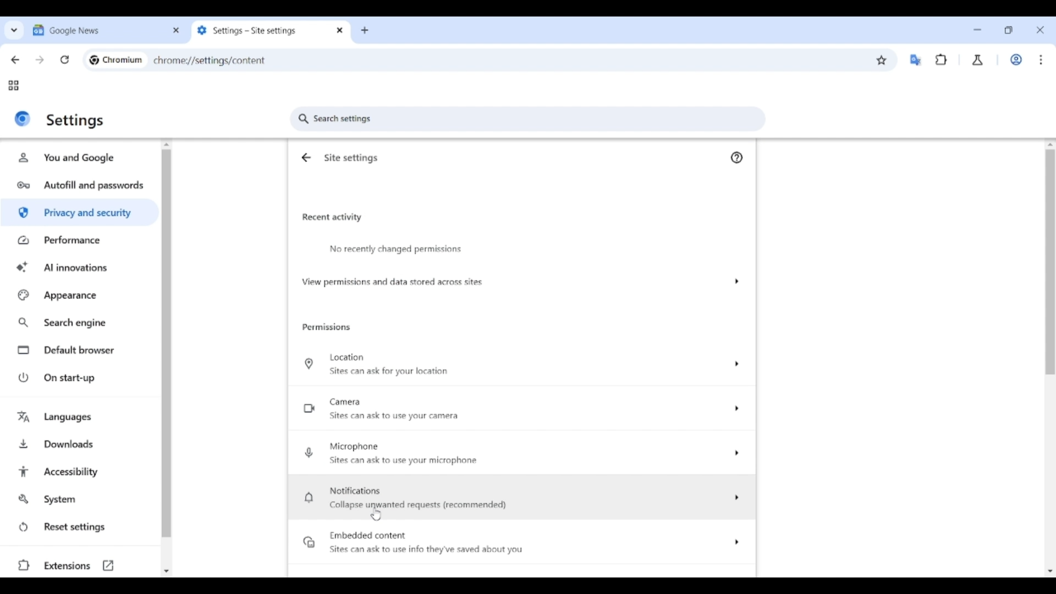 This screenshot has height=594, width=1056. I want to click on Close interface, so click(1040, 30).